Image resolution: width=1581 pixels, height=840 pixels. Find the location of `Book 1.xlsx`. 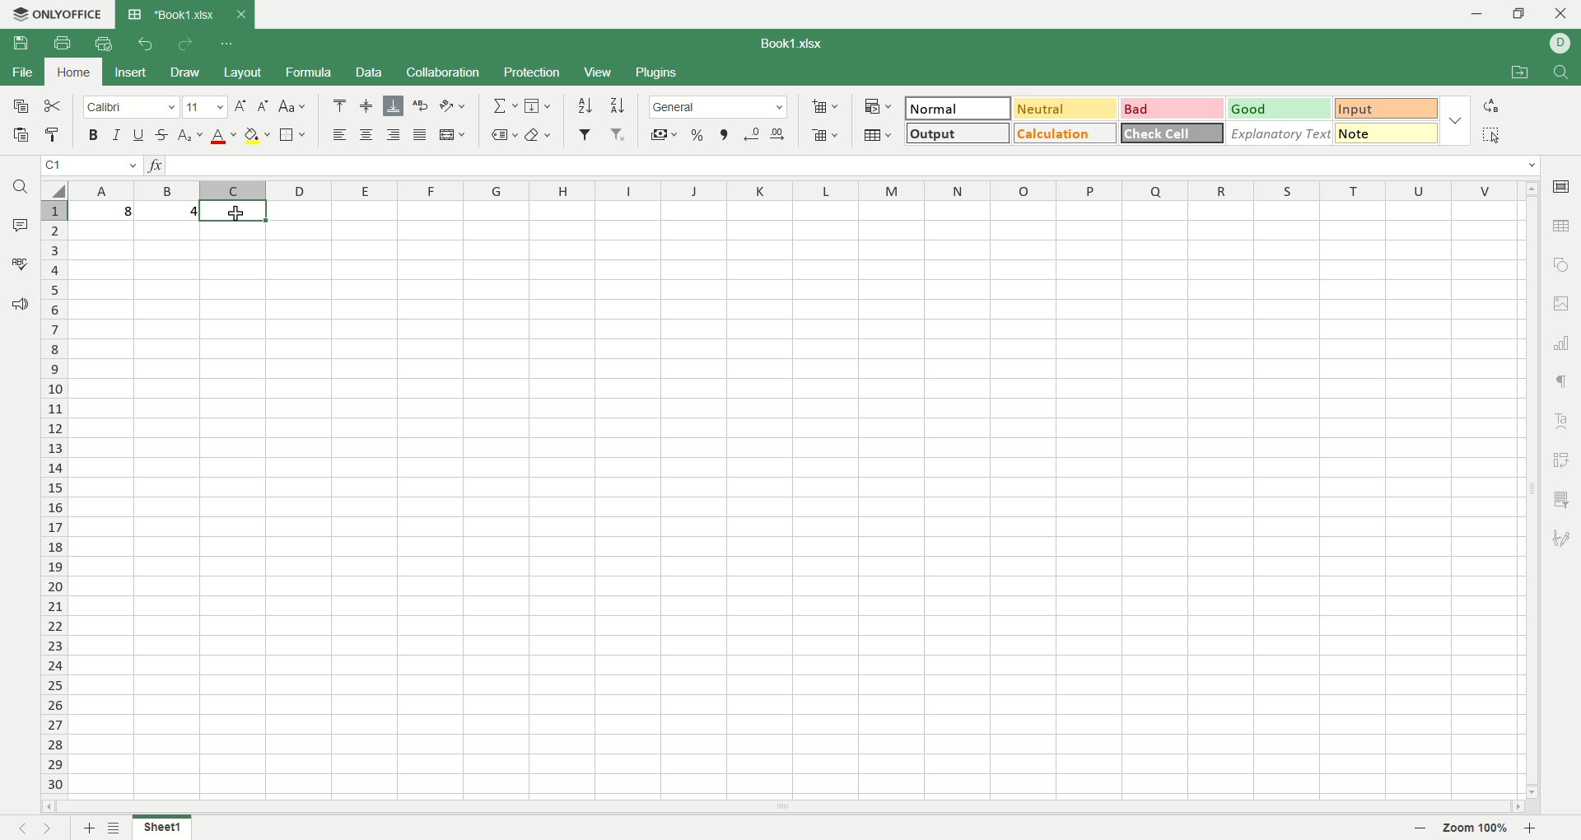

Book 1.xlsx is located at coordinates (790, 44).